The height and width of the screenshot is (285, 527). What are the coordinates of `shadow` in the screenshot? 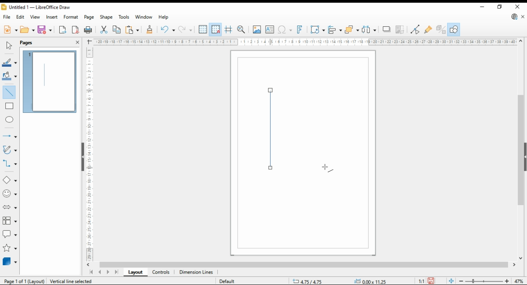 It's located at (387, 29).